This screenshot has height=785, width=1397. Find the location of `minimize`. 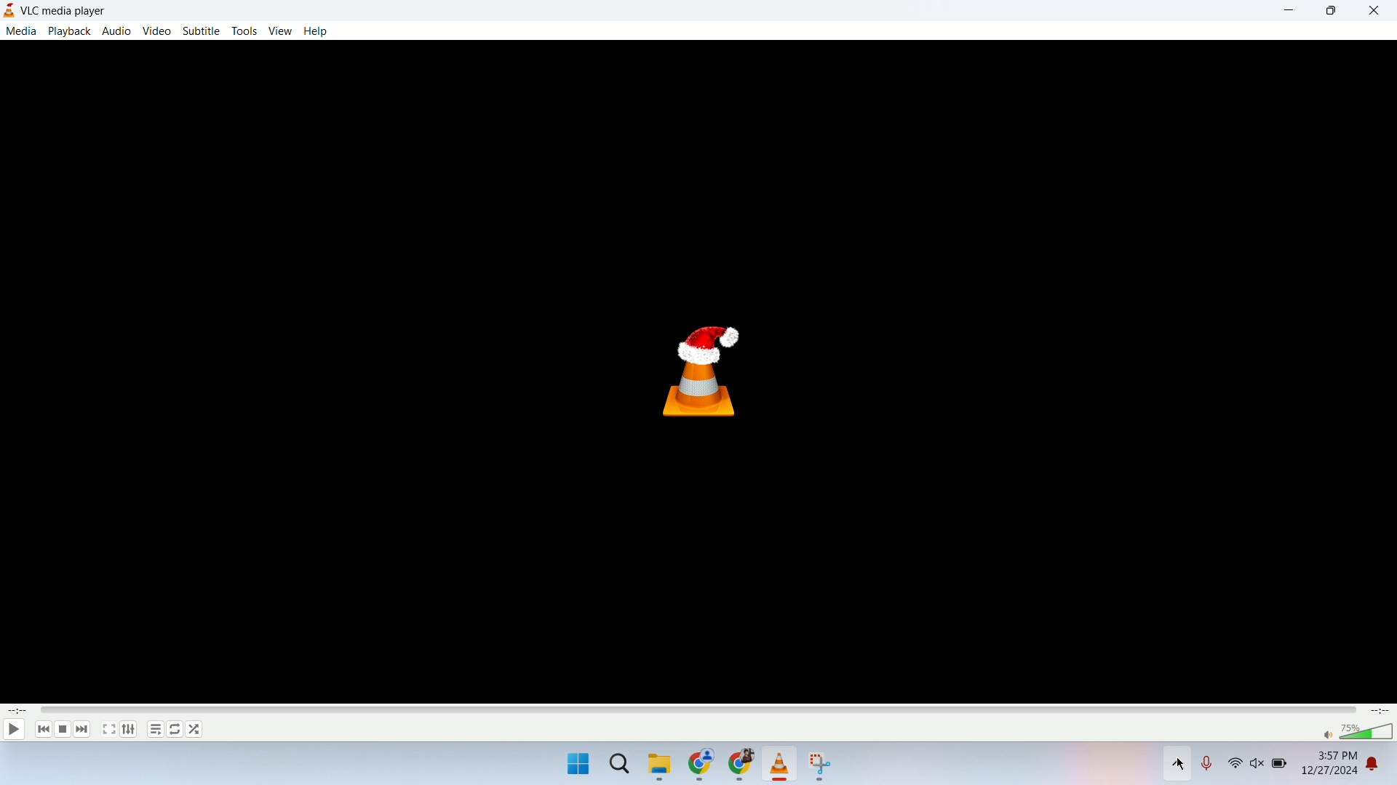

minimize is located at coordinates (1291, 11).